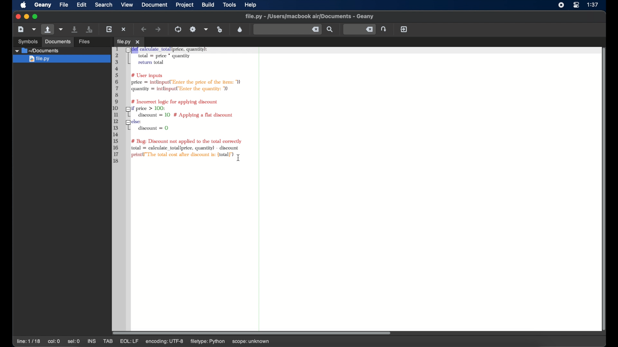  I want to click on open a recent file, so click(61, 29).